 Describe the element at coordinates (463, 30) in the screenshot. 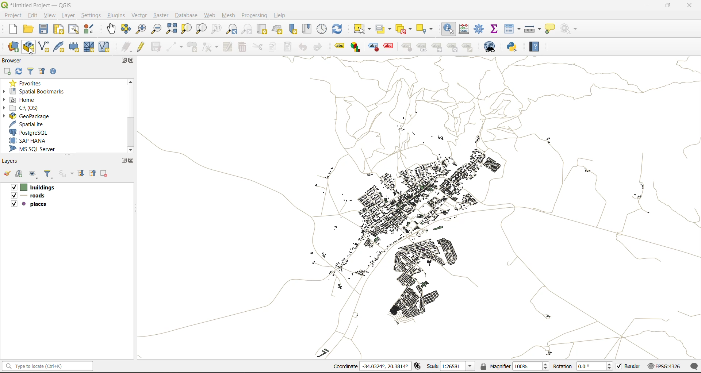

I see `calculator` at that location.